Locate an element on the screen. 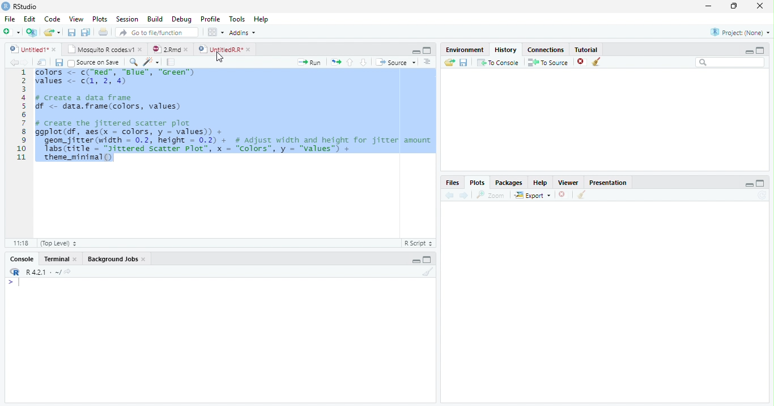 The height and width of the screenshot is (406, 774). Background Jobs is located at coordinates (112, 258).